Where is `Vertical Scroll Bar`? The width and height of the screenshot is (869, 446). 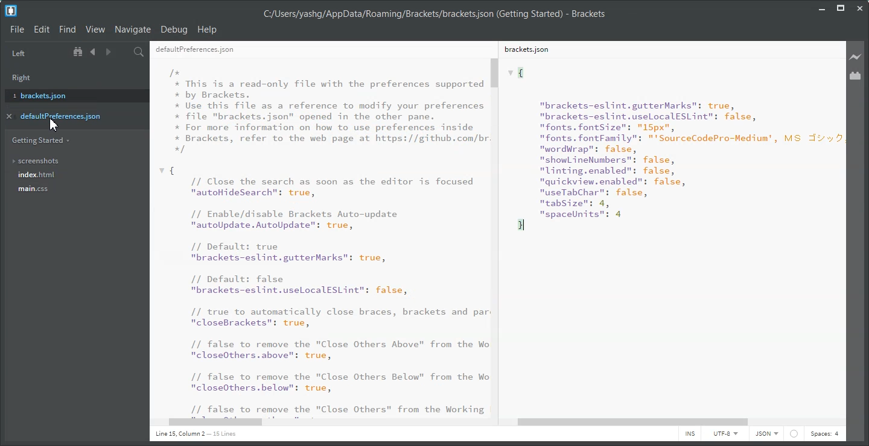
Vertical Scroll Bar is located at coordinates (495, 236).